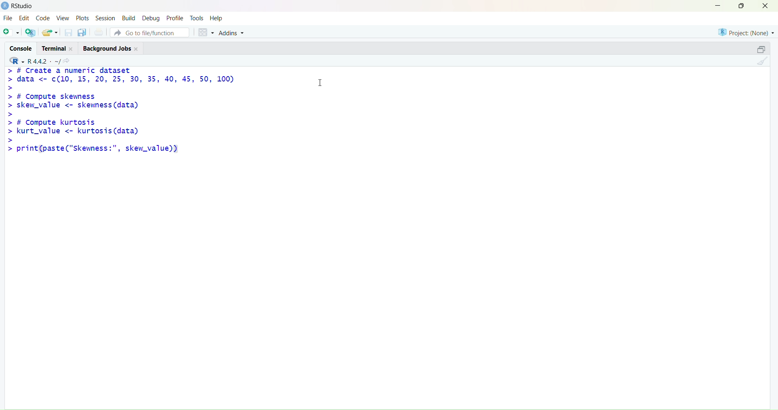 This screenshot has width=778, height=410. I want to click on Addins, so click(234, 32).